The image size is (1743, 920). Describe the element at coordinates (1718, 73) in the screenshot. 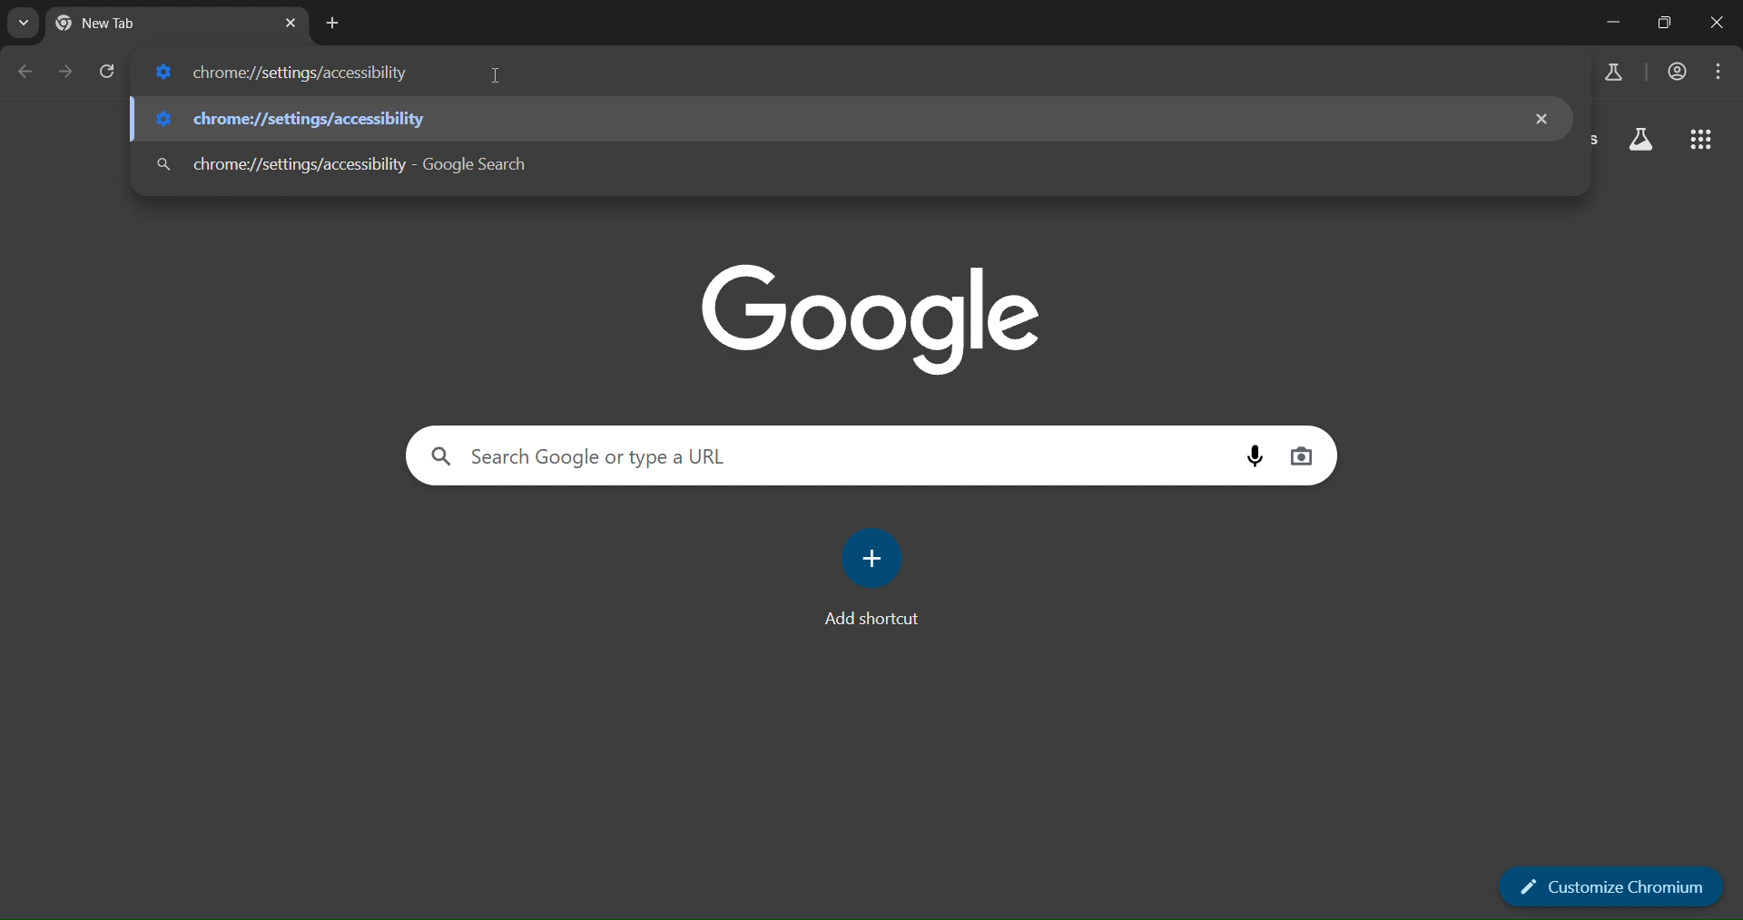

I see `menu` at that location.